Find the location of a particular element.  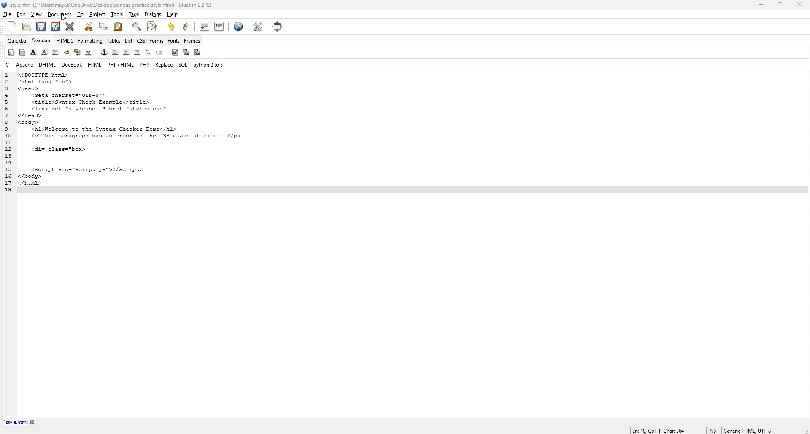

description is located at coordinates (659, 430).